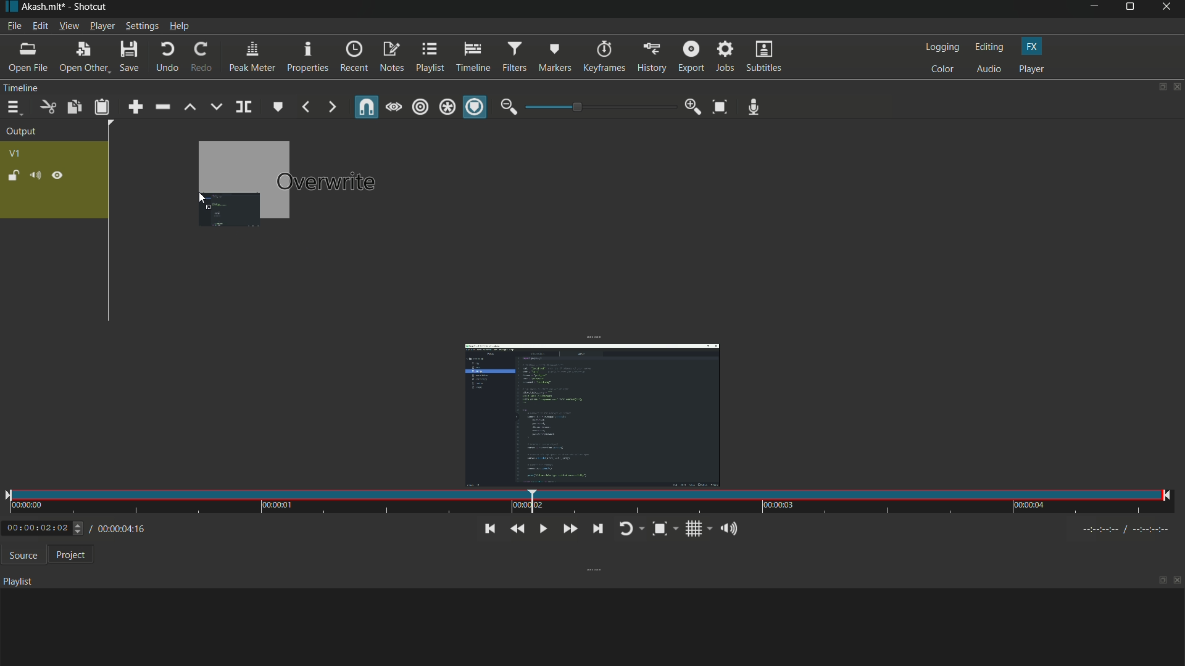 This screenshot has height=666, width=1185. I want to click on properties, so click(306, 57).